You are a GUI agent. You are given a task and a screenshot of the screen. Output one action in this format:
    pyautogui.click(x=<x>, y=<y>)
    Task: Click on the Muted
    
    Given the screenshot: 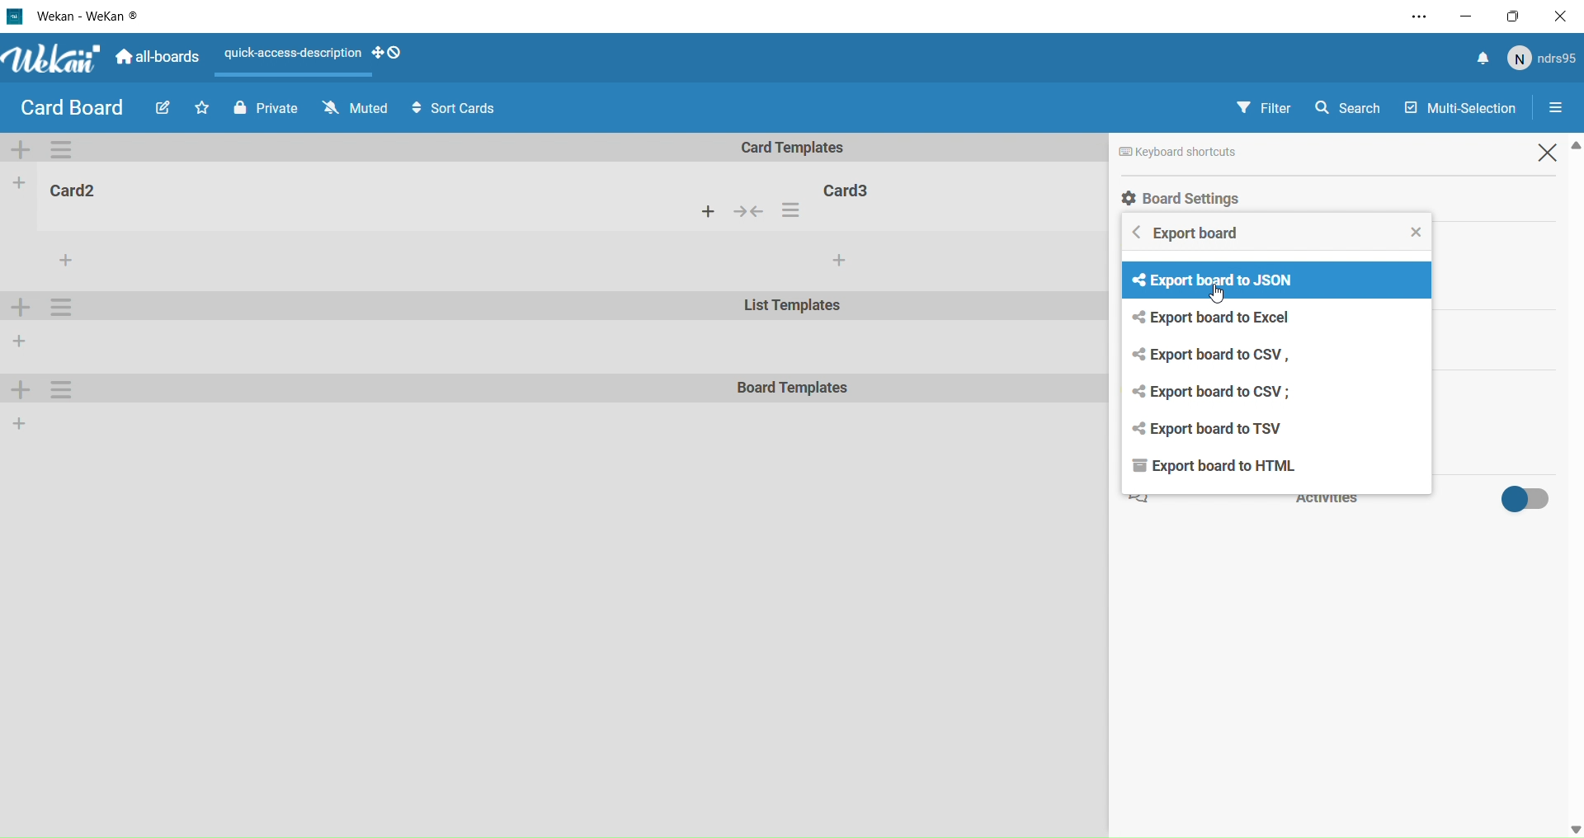 What is the action you would take?
    pyautogui.click(x=353, y=108)
    